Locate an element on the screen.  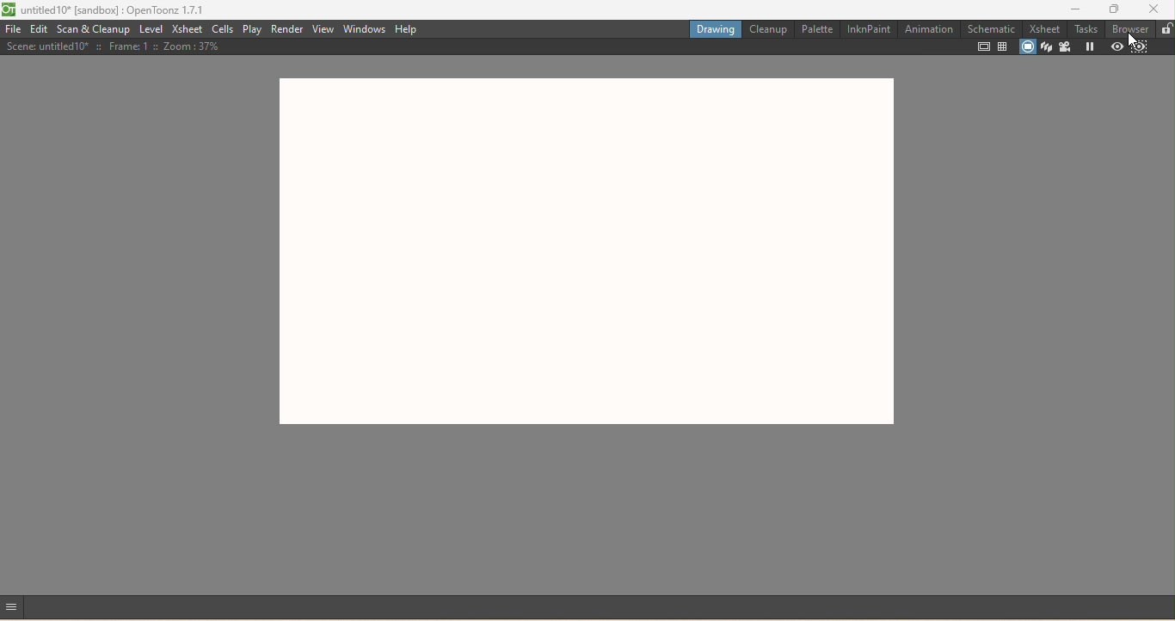
Preview is located at coordinates (1114, 46).